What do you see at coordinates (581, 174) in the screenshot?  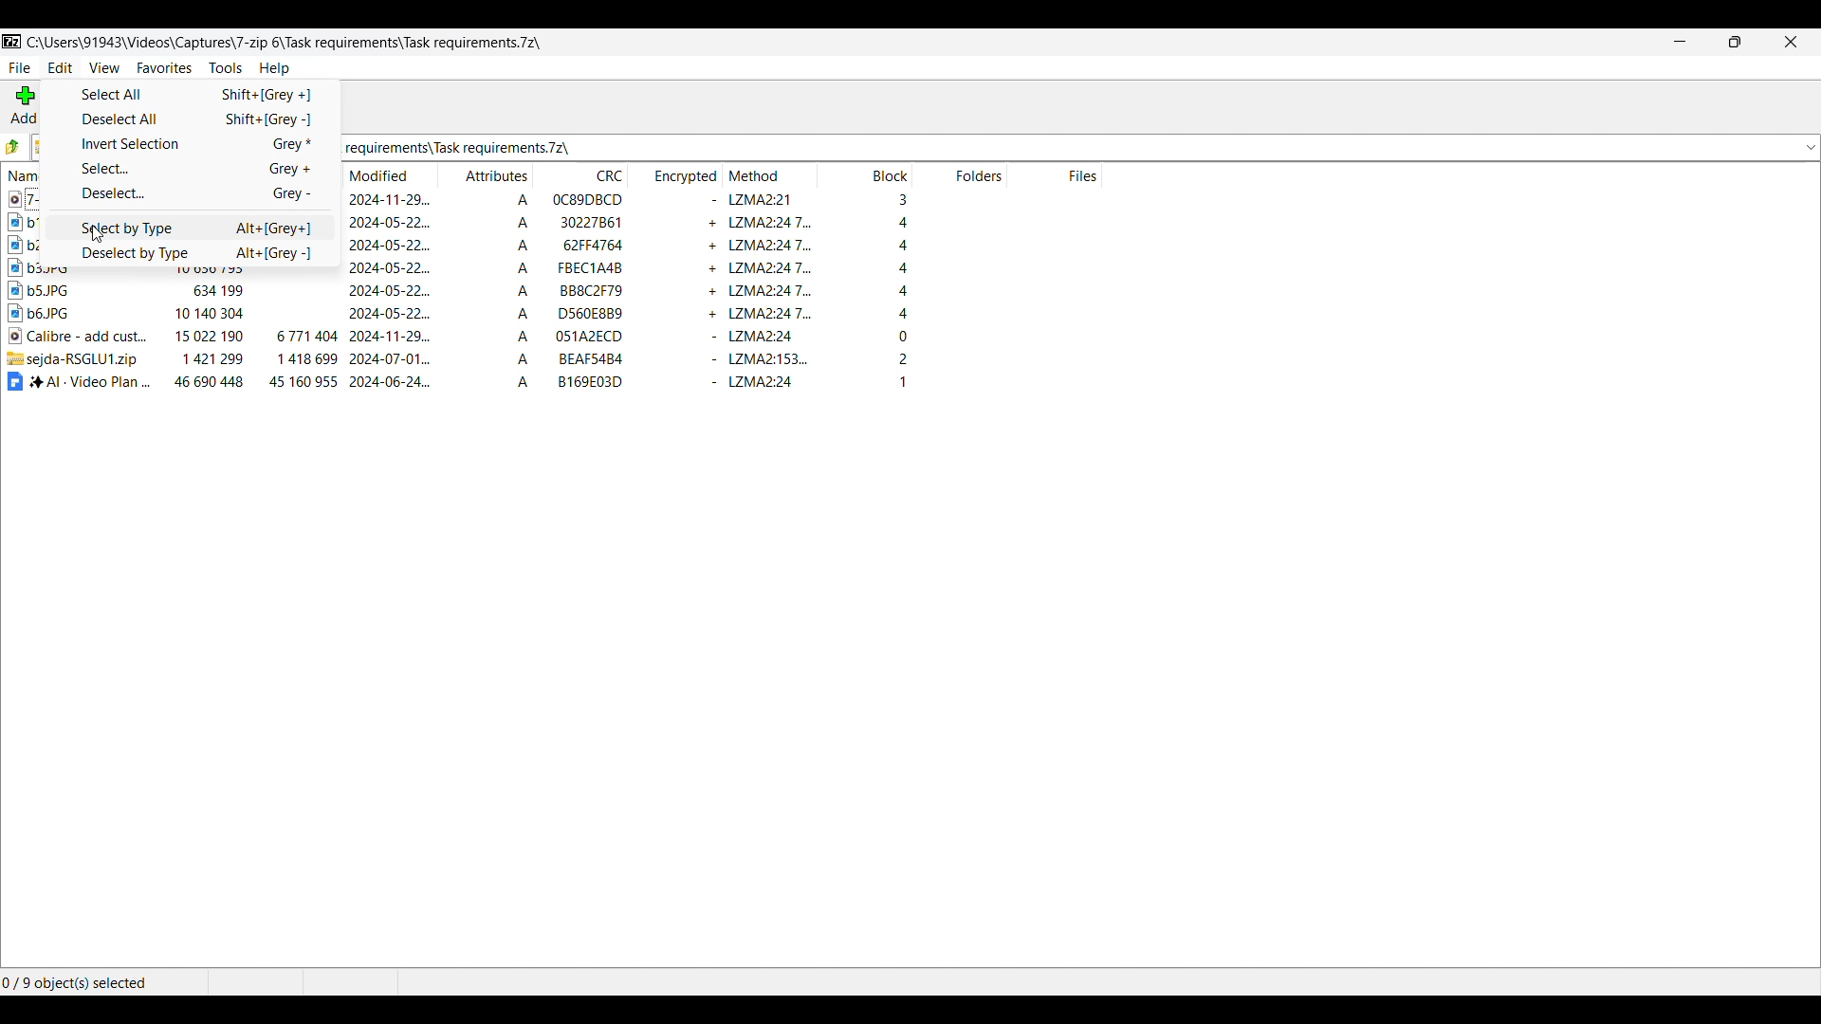 I see `CRC column` at bounding box center [581, 174].